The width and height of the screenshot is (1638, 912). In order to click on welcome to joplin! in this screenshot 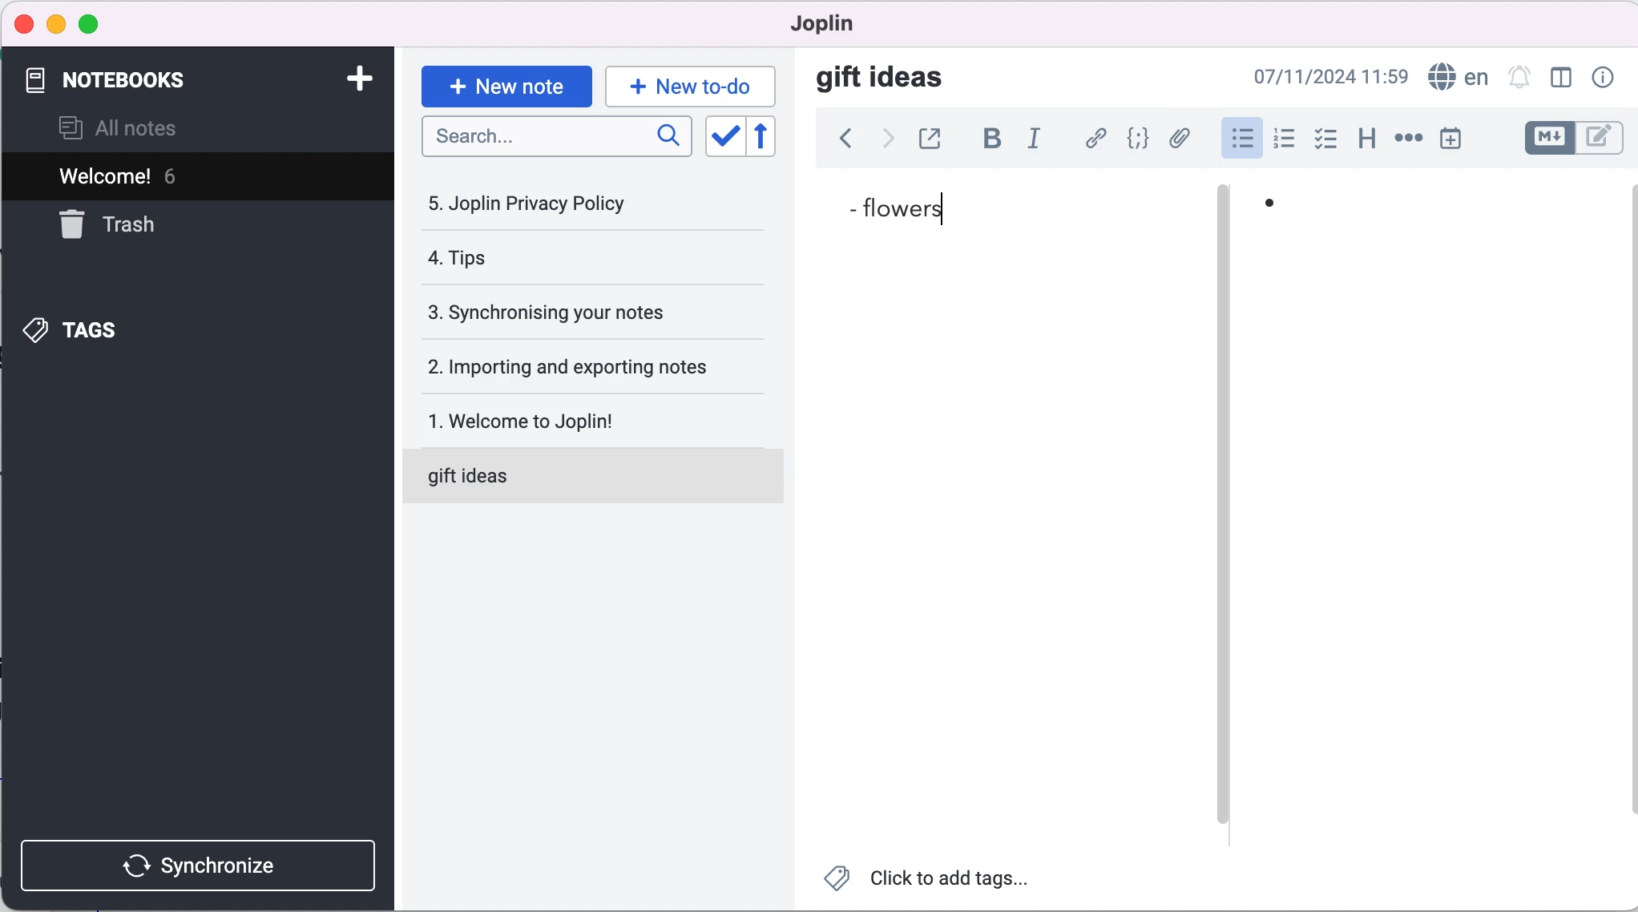, I will do `click(583, 420)`.